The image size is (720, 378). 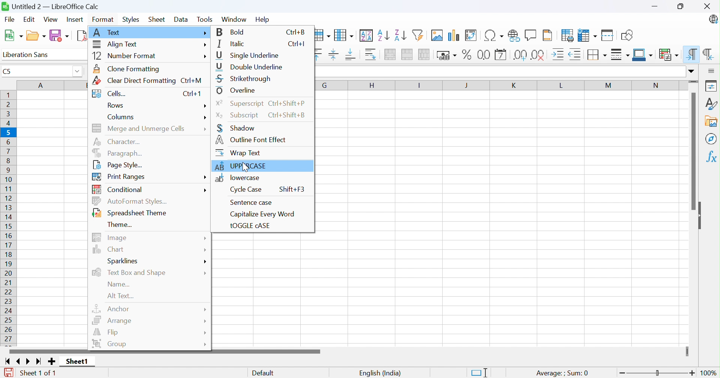 I want to click on Insert chart, so click(x=454, y=35).